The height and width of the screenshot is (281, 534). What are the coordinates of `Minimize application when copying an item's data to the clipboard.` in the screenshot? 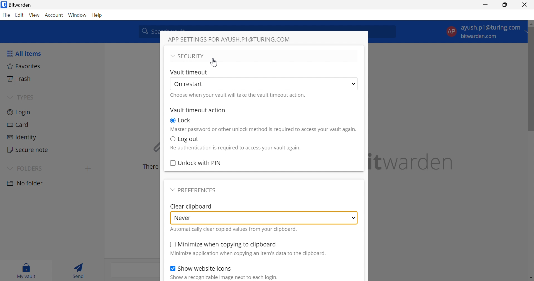 It's located at (249, 254).